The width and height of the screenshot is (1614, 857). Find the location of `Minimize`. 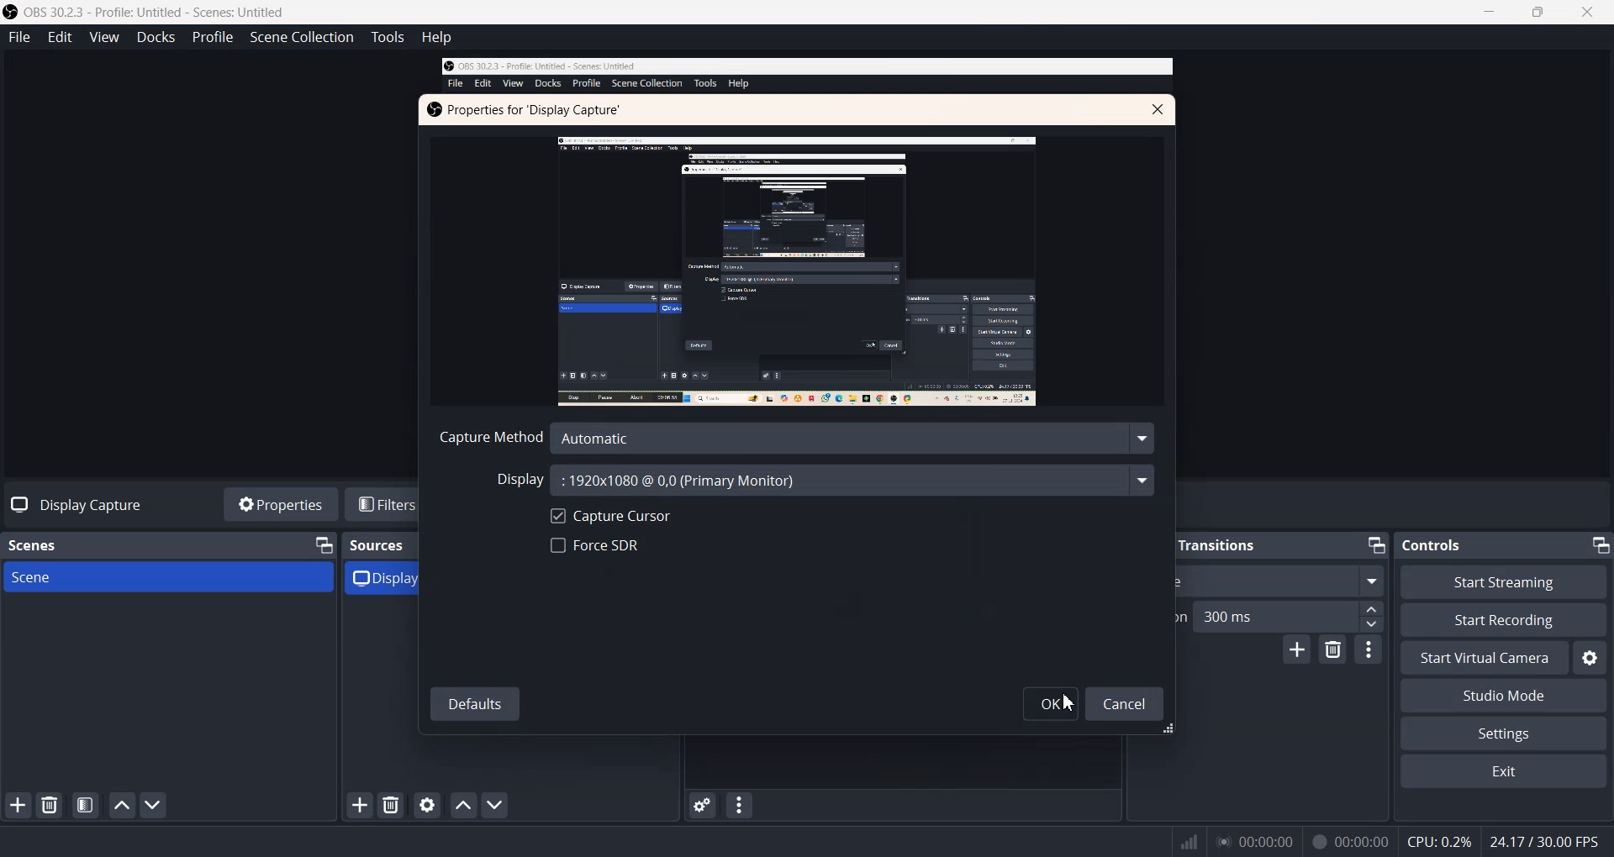

Minimize is located at coordinates (323, 545).